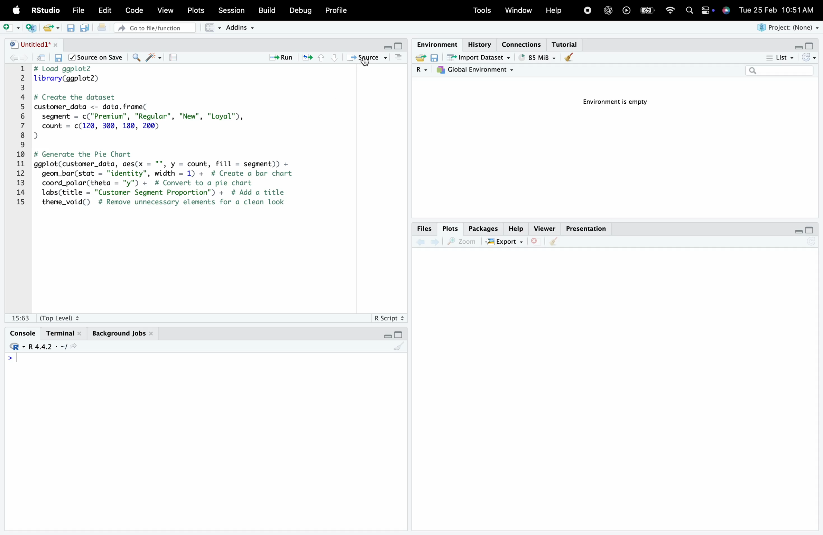  Describe the element at coordinates (585, 227) in the screenshot. I see `Presentation` at that location.